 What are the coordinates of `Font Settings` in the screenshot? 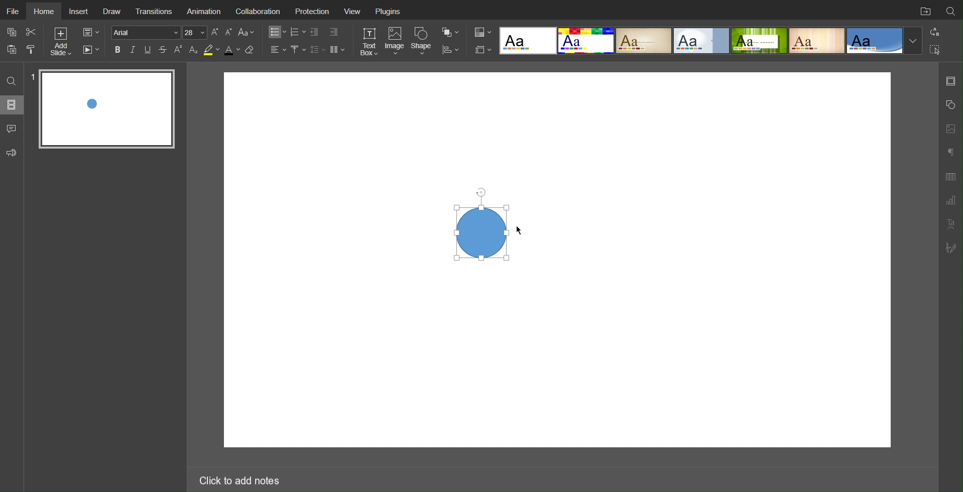 It's located at (158, 32).